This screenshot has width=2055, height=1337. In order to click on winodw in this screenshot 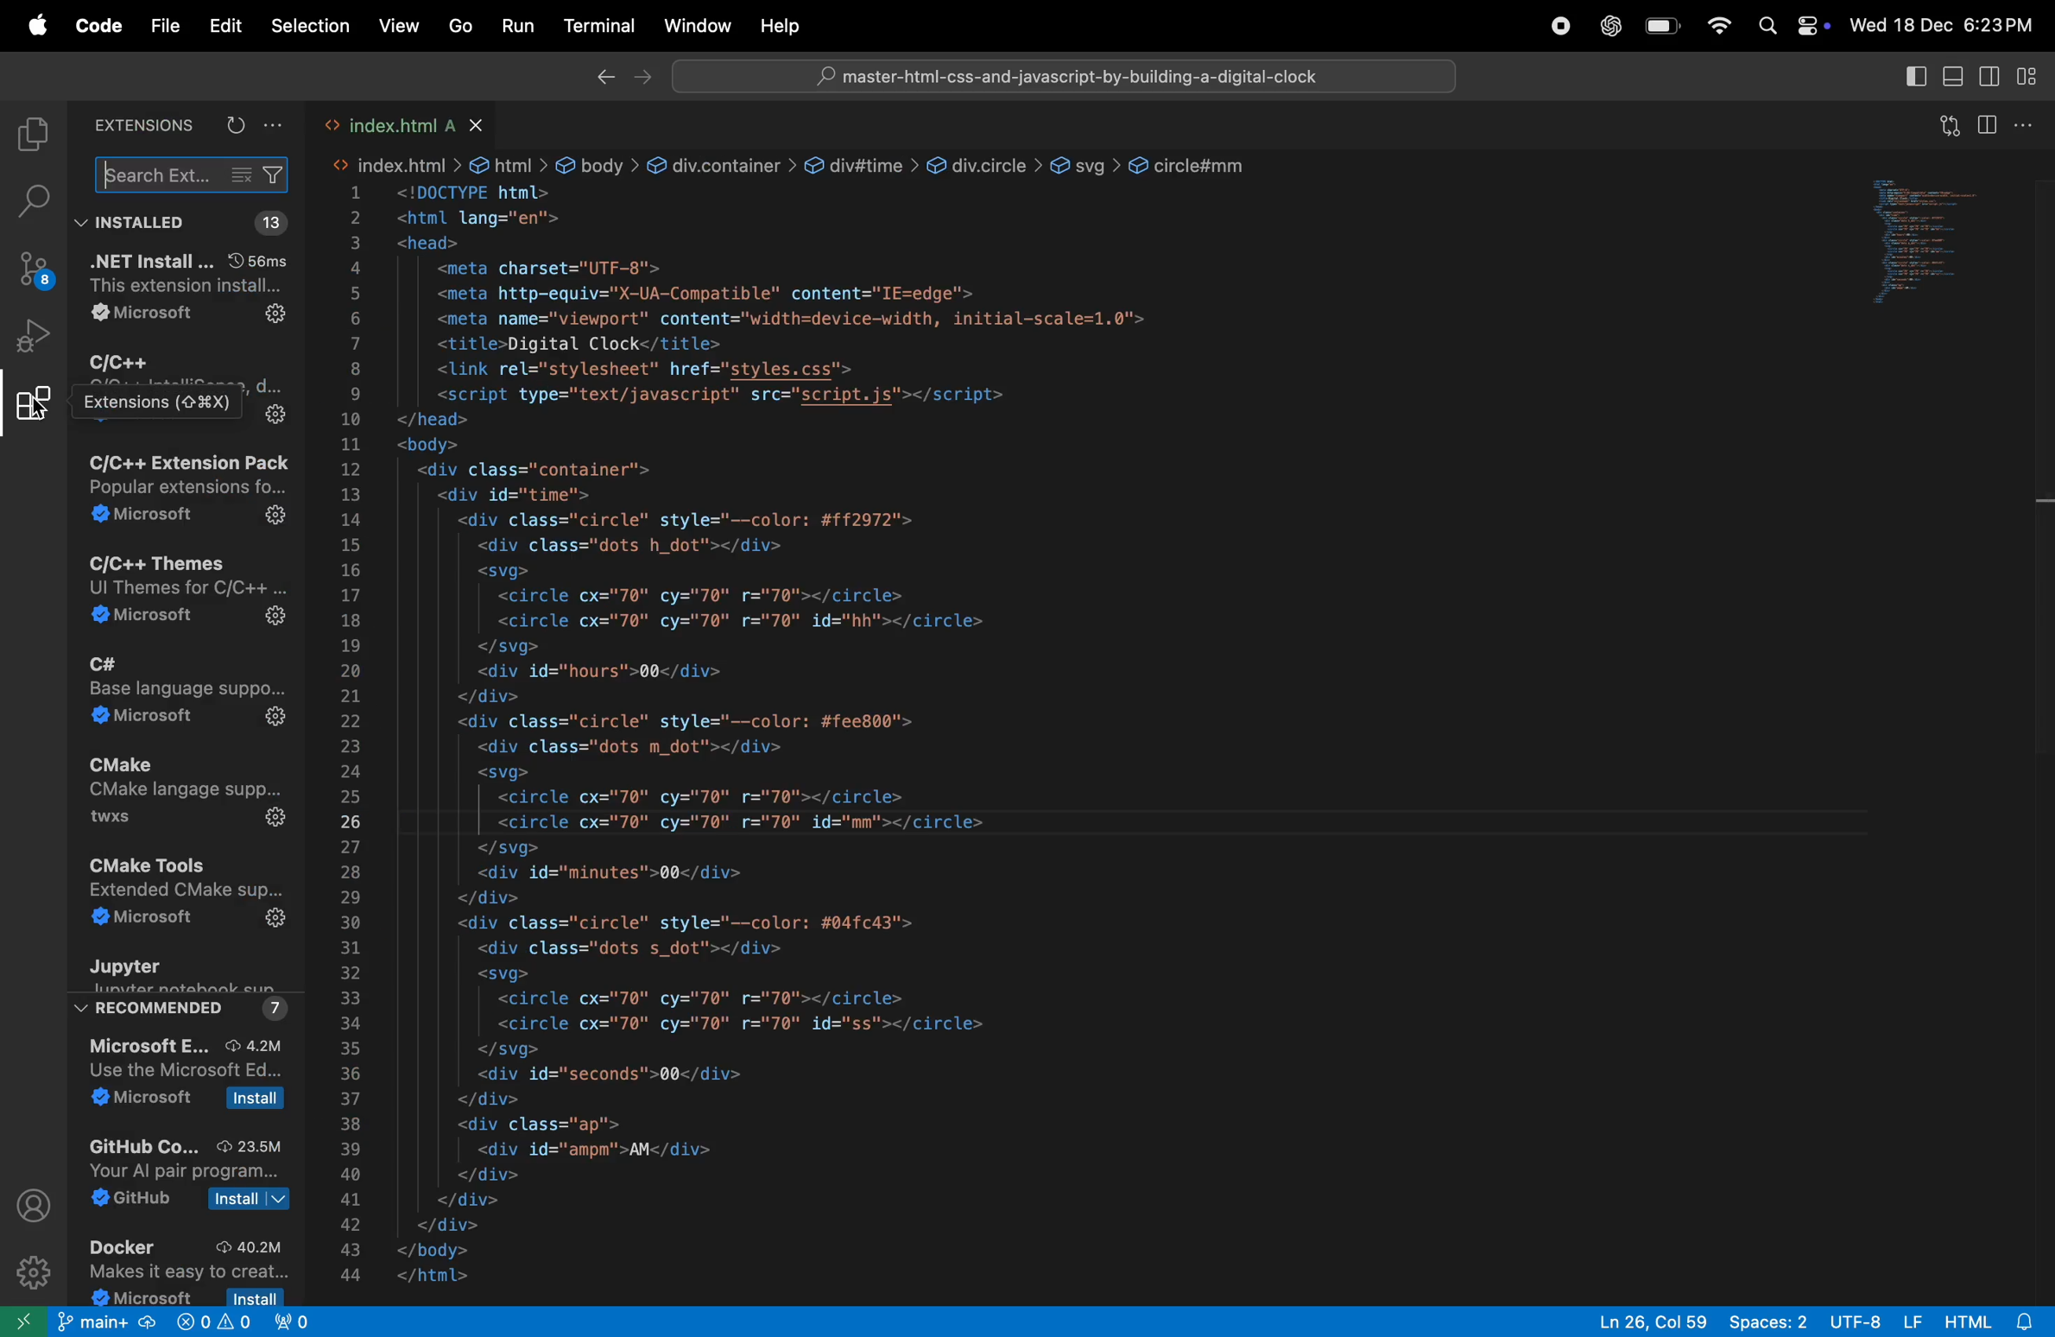, I will do `click(697, 25)`.